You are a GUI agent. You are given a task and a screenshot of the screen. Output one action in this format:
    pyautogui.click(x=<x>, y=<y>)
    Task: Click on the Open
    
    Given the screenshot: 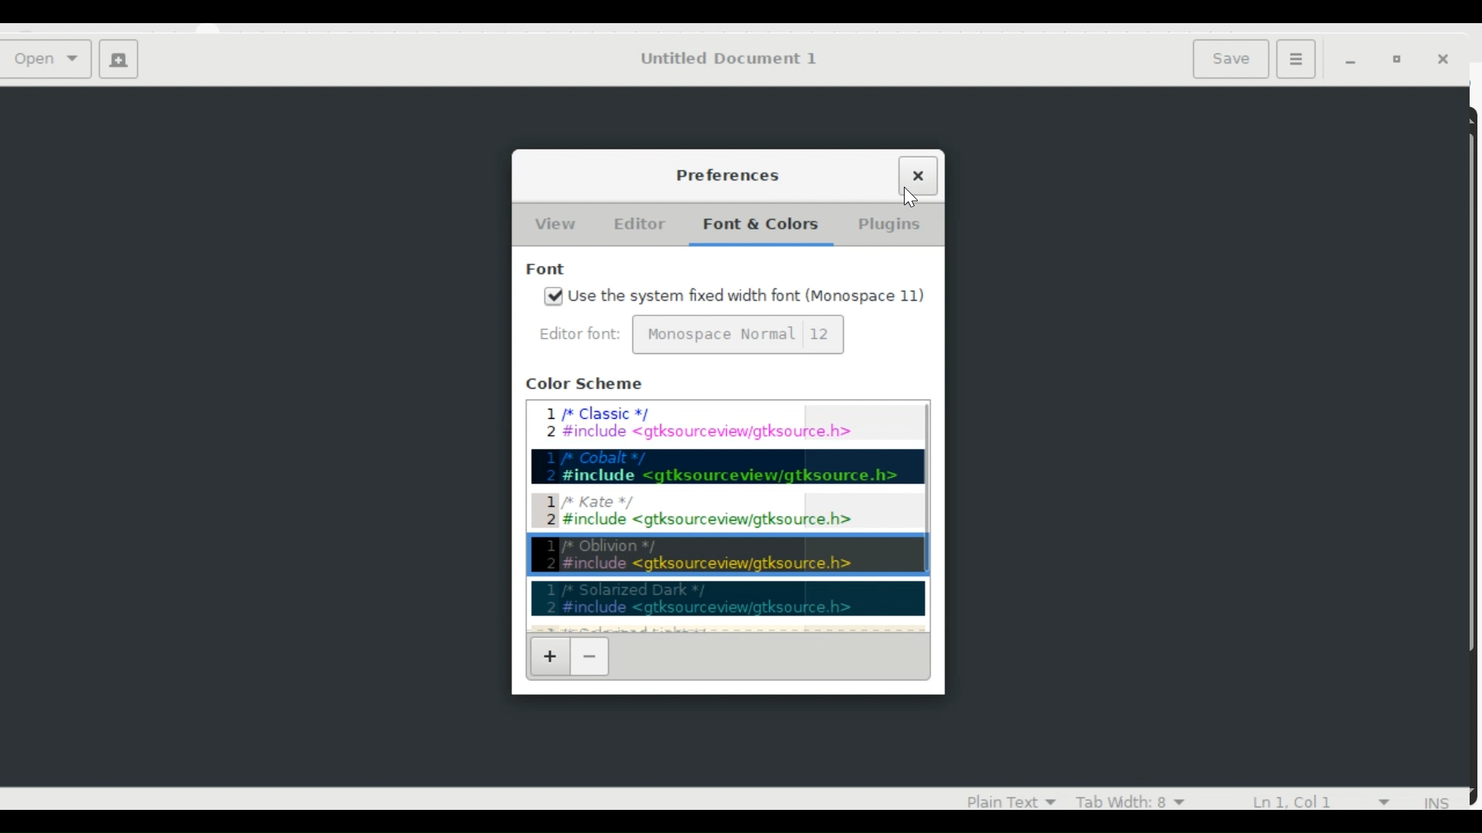 What is the action you would take?
    pyautogui.click(x=49, y=60)
    